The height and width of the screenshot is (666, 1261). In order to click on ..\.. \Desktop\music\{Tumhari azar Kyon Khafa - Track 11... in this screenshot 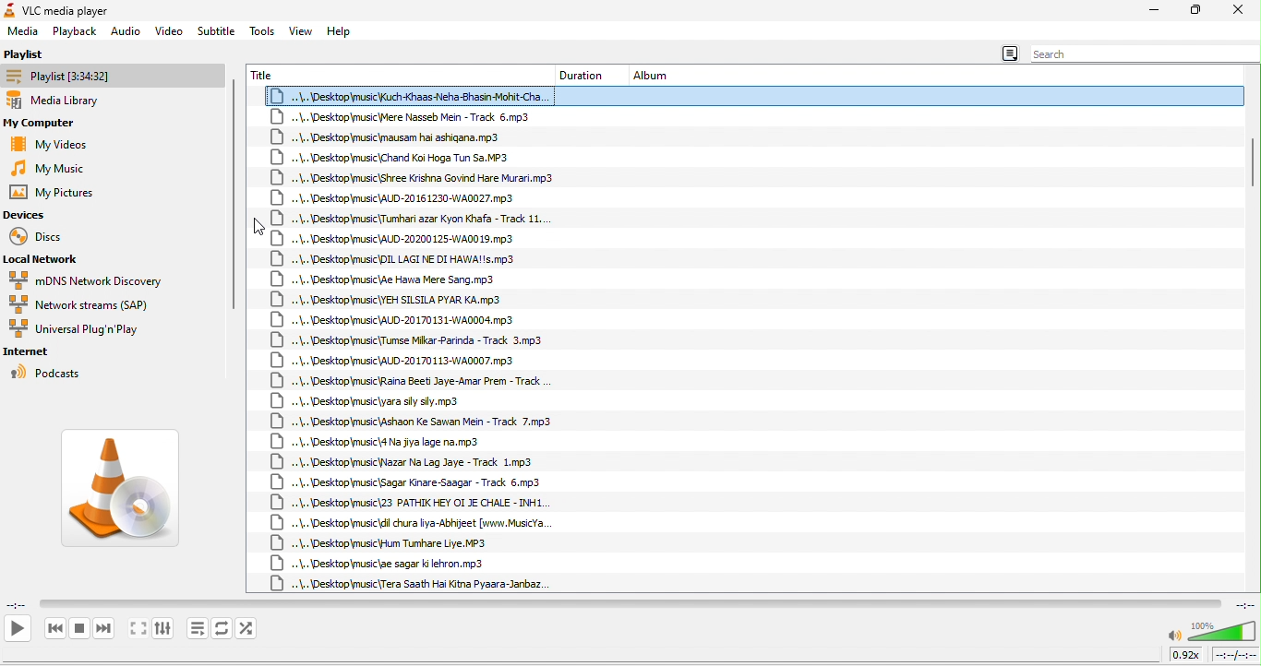, I will do `click(412, 218)`.